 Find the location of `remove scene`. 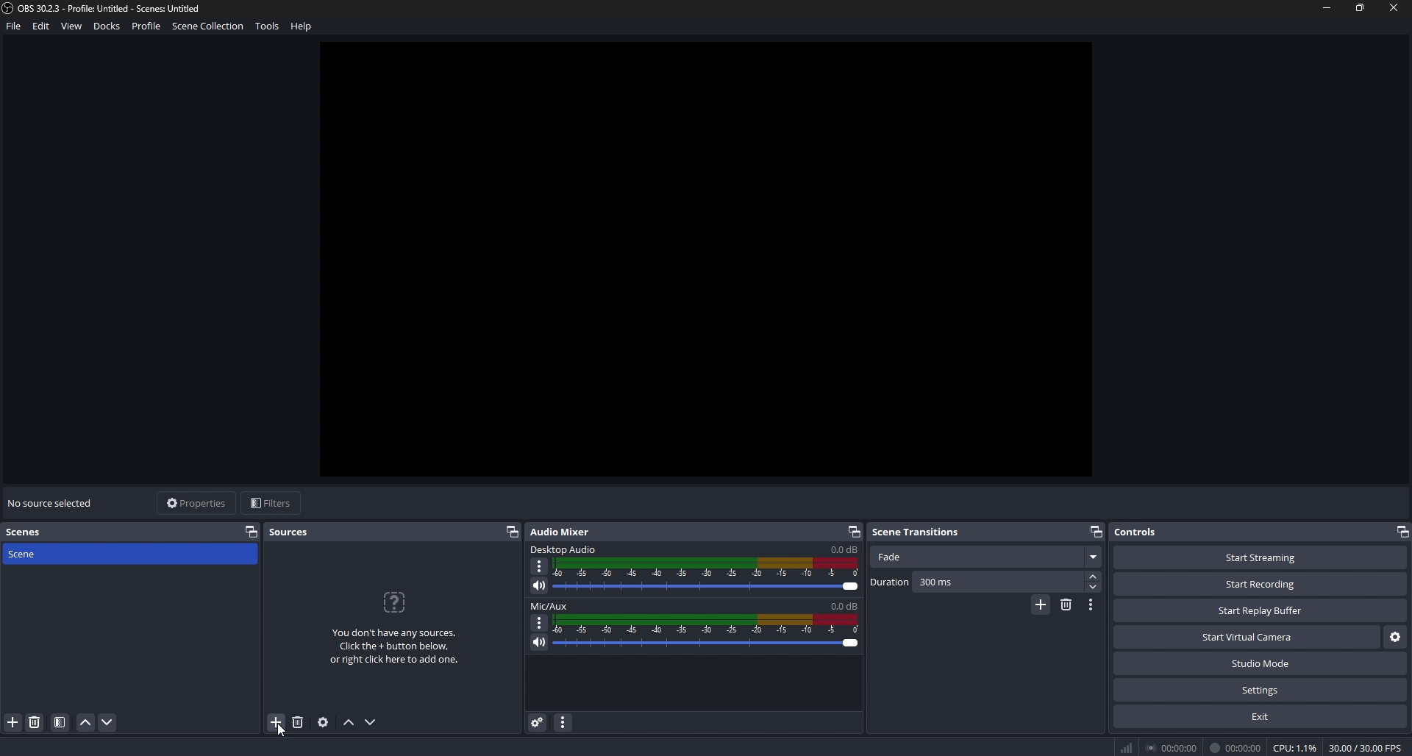

remove scene is located at coordinates (35, 722).